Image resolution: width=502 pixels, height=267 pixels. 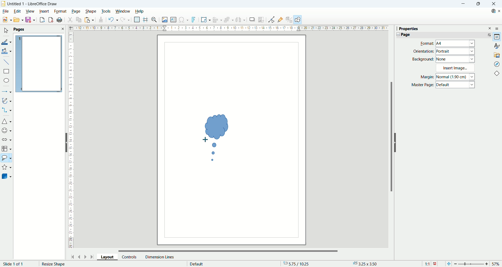 I want to click on callout shapes, so click(x=6, y=159).